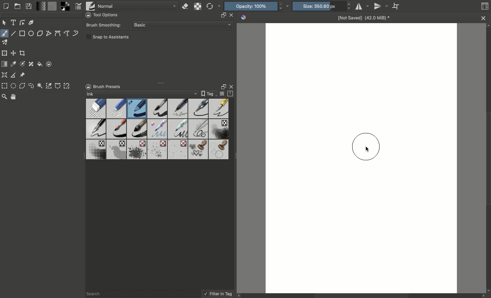 Image resolution: width=491 pixels, height=298 pixels. I want to click on Move, so click(4, 22).